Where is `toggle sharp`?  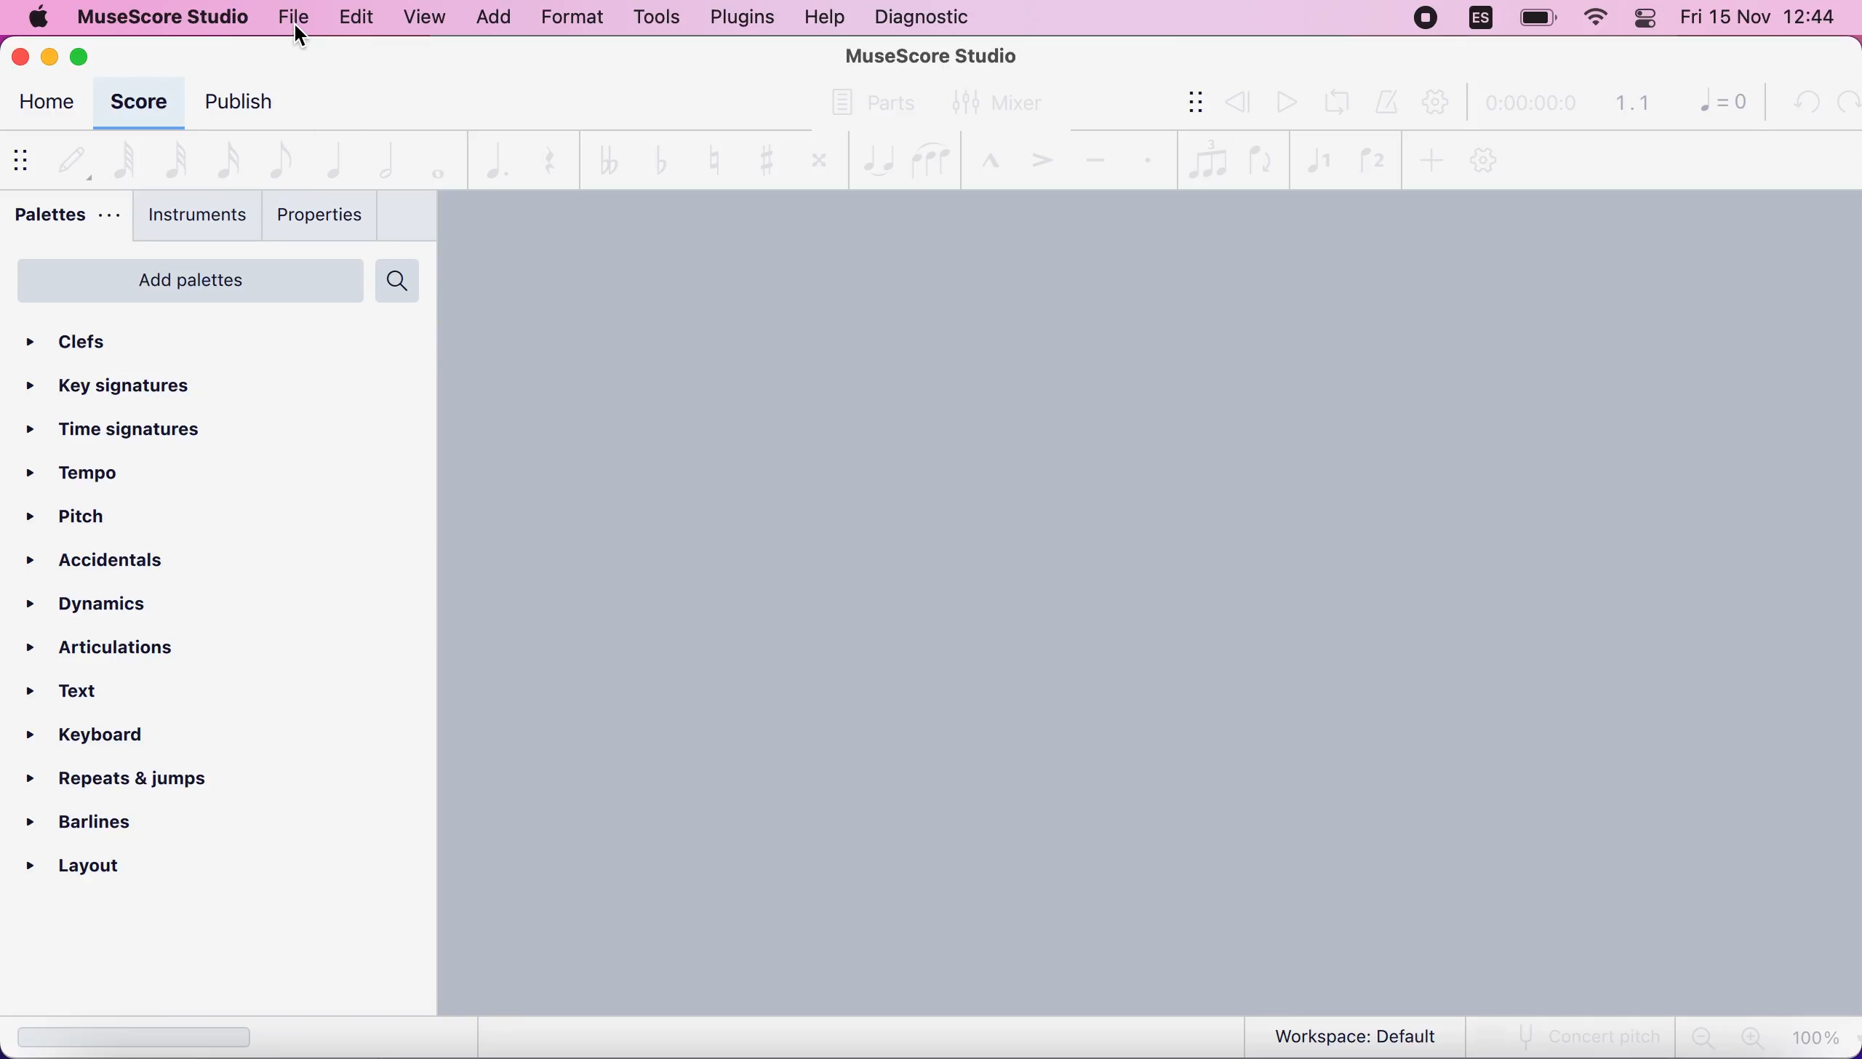
toggle sharp is located at coordinates (761, 159).